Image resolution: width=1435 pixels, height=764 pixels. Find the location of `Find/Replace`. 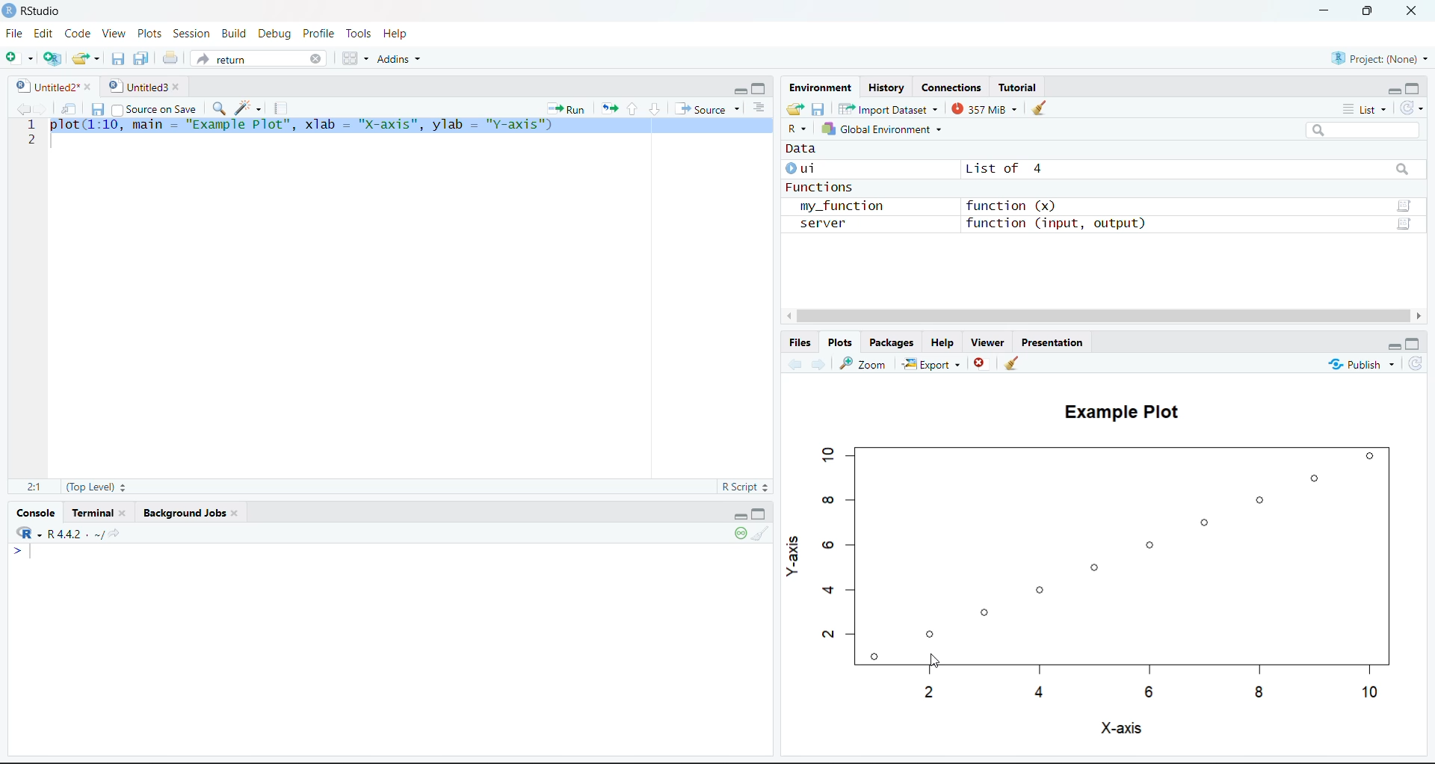

Find/Replace is located at coordinates (217, 108).